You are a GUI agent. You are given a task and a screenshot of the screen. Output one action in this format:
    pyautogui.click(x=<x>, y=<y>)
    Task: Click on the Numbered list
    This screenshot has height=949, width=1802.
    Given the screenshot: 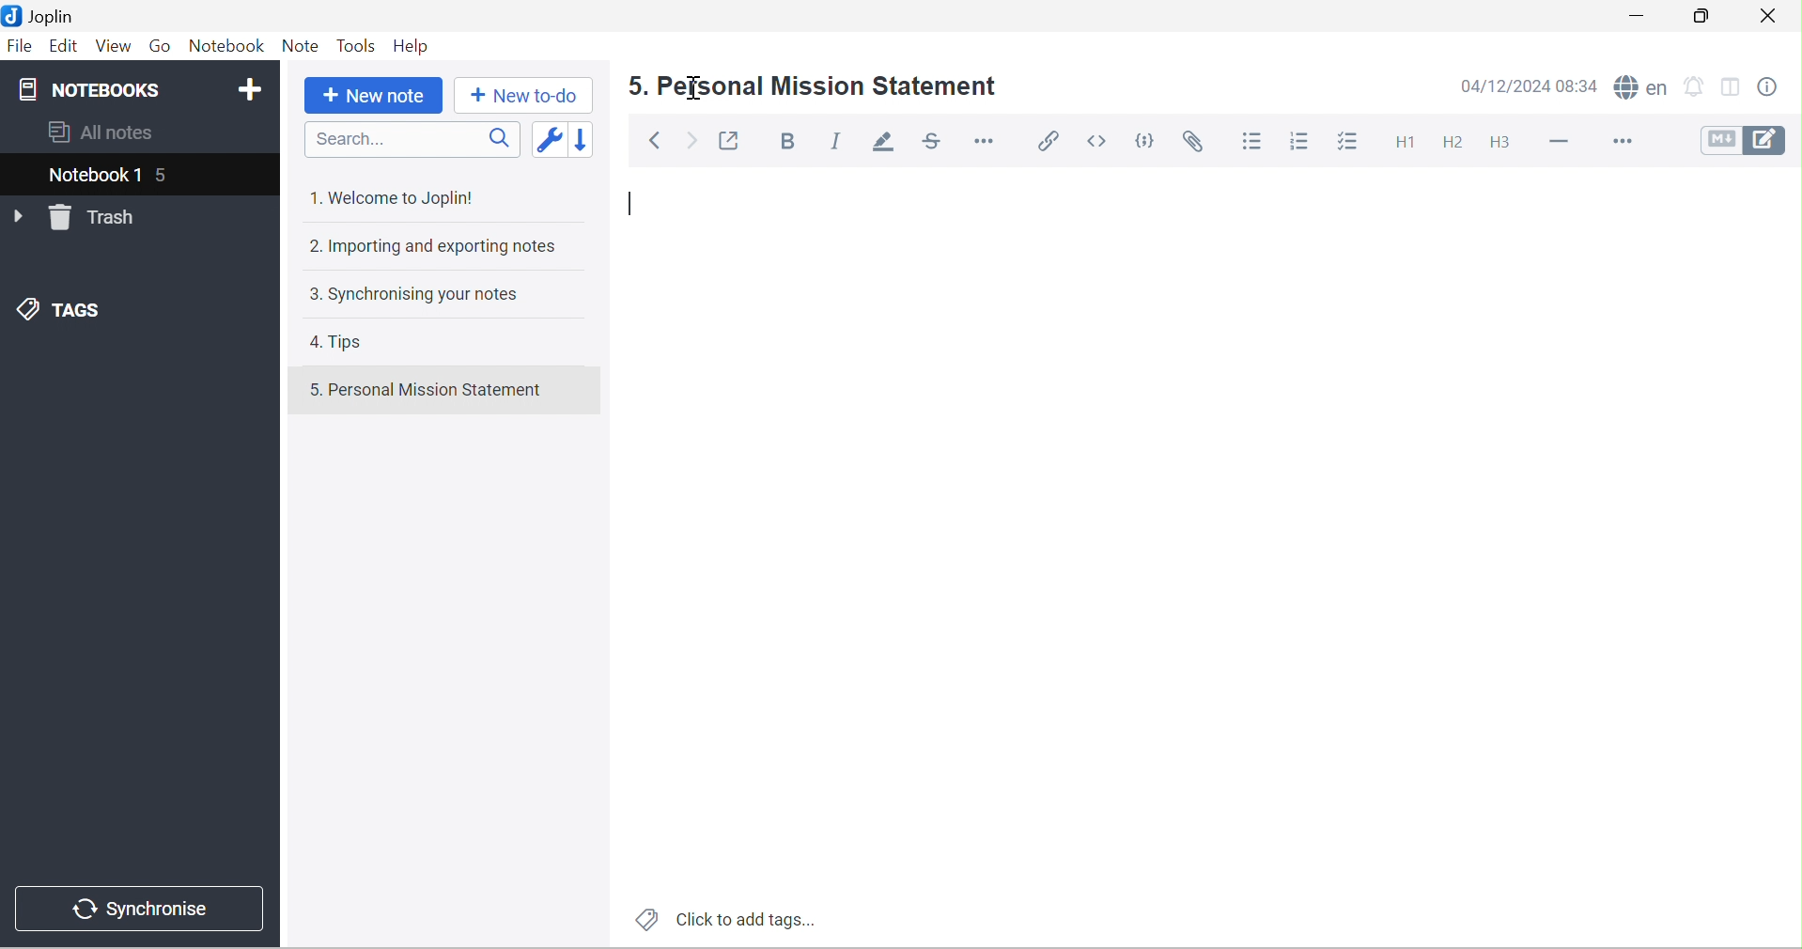 What is the action you would take?
    pyautogui.click(x=1305, y=143)
    